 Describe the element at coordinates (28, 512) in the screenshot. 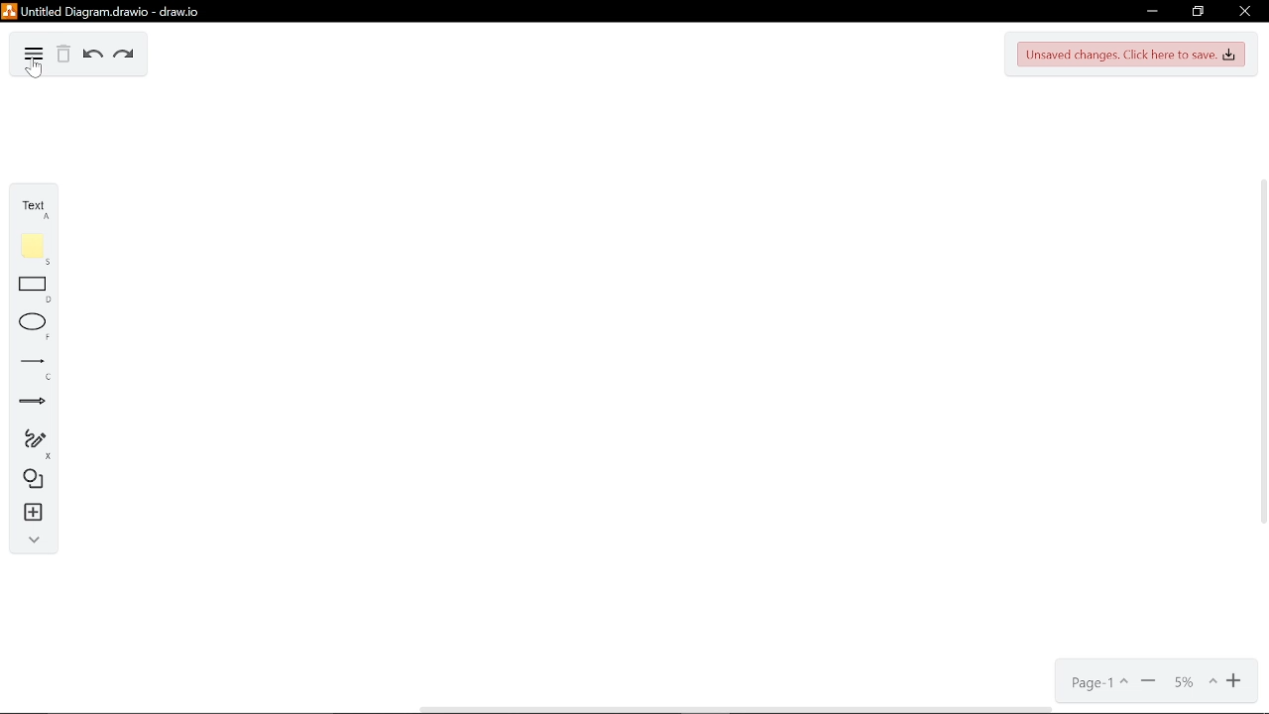

I see `Insert` at that location.